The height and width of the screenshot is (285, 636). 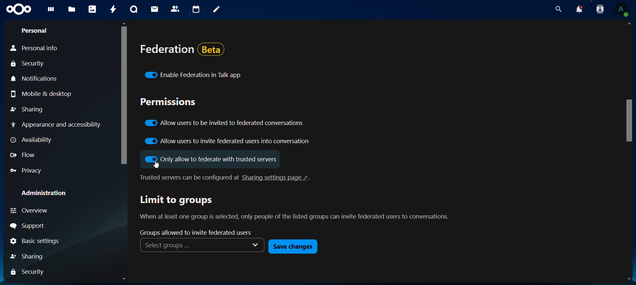 What do you see at coordinates (627, 123) in the screenshot?
I see `scroll bar ` at bounding box center [627, 123].